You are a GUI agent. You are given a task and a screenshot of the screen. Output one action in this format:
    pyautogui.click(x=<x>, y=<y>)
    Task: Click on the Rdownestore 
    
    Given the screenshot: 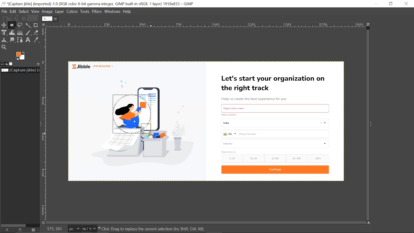 What is the action you would take?
    pyautogui.click(x=391, y=4)
    